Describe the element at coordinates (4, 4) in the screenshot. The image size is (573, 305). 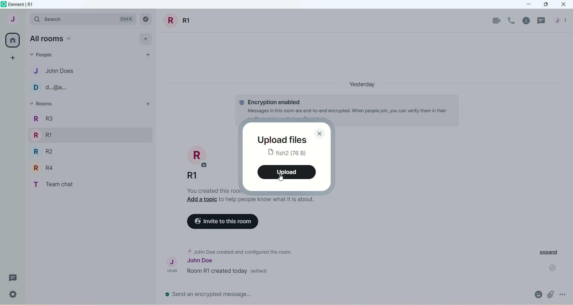
I see `logo` at that location.